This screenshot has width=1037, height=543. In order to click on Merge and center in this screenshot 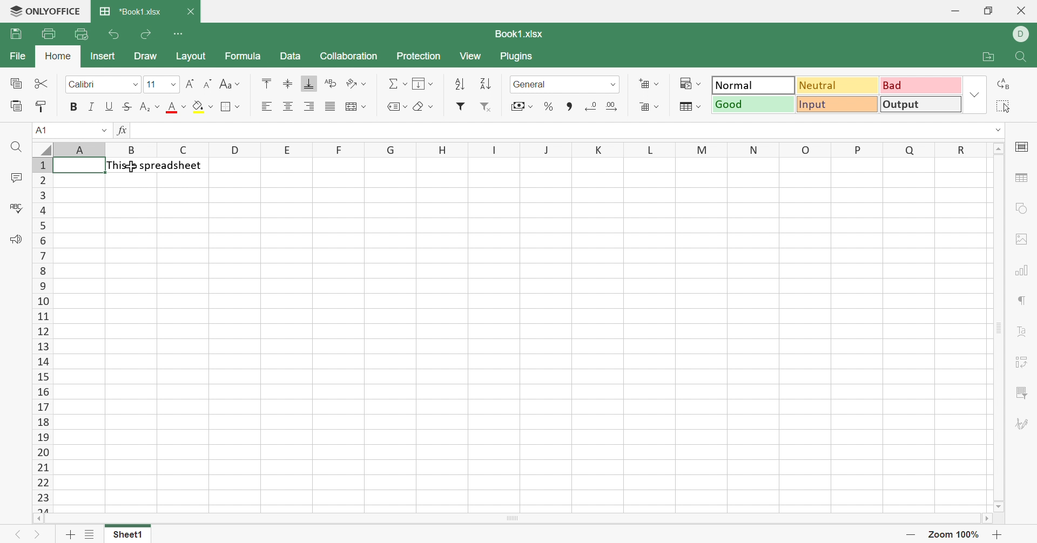, I will do `click(351, 106)`.